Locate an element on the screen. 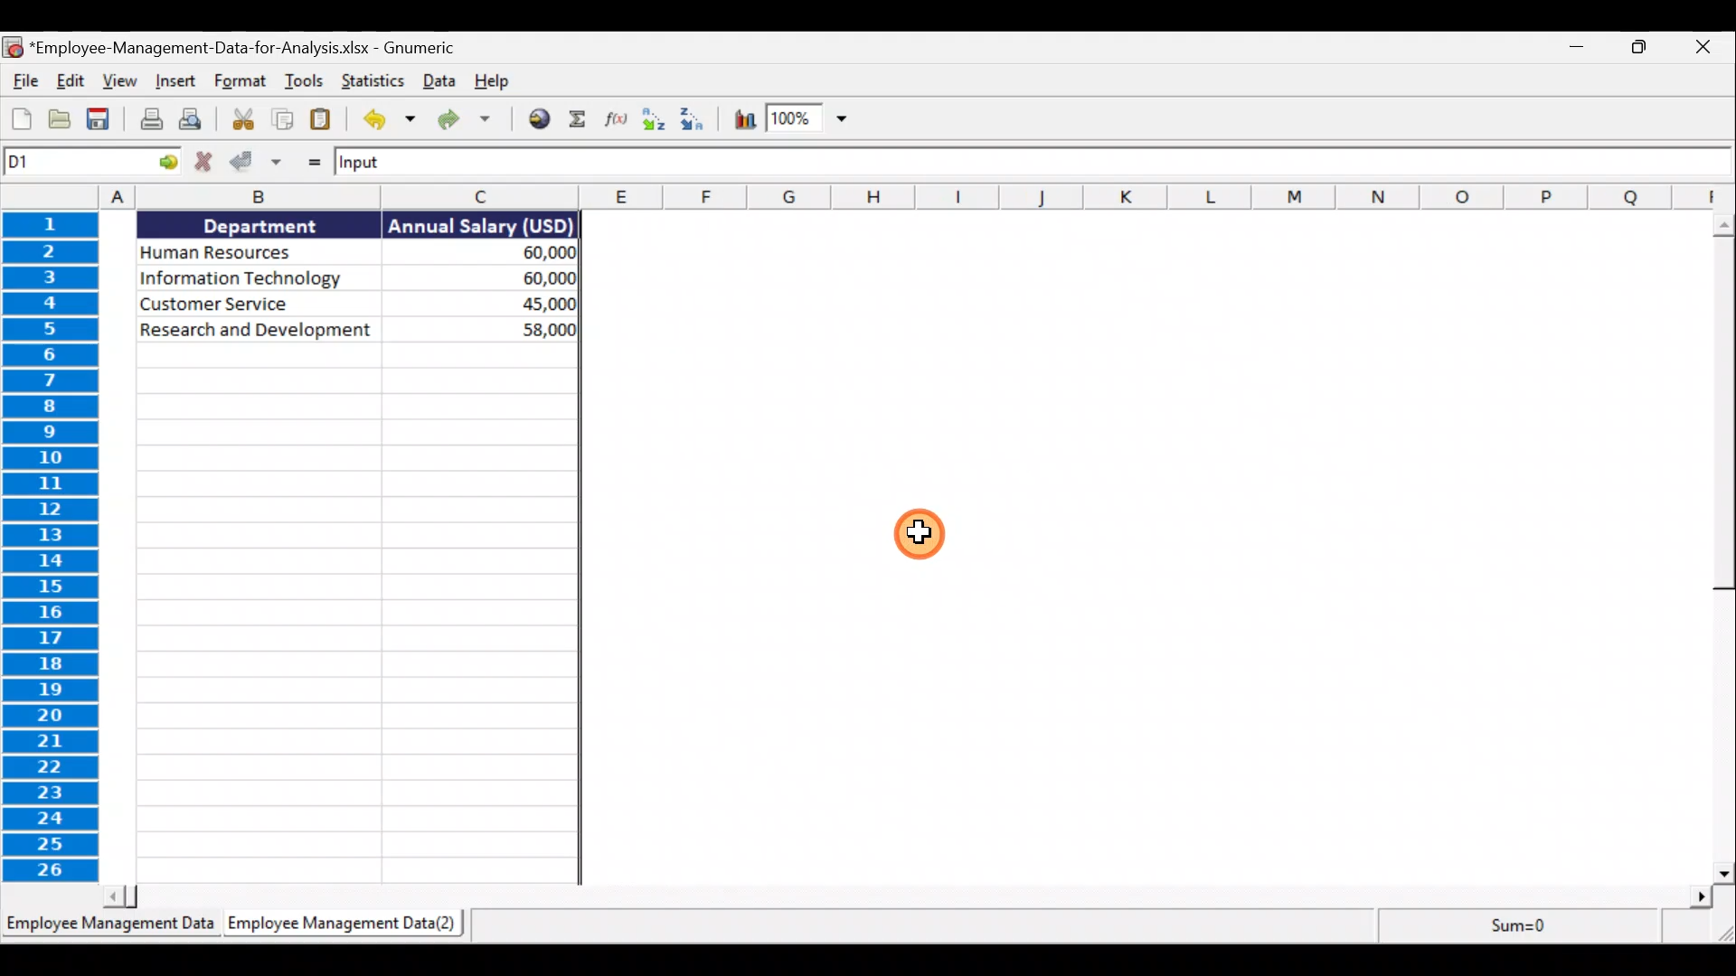 The height and width of the screenshot is (976, 1736). Help is located at coordinates (489, 79).